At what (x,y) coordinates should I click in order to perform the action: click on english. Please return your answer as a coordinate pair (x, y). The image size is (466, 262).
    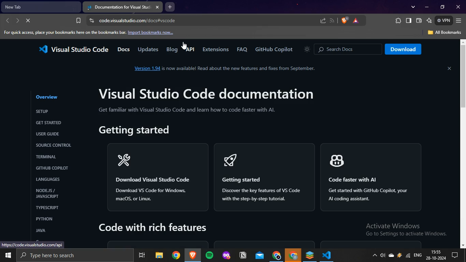
    Looking at the image, I should click on (418, 255).